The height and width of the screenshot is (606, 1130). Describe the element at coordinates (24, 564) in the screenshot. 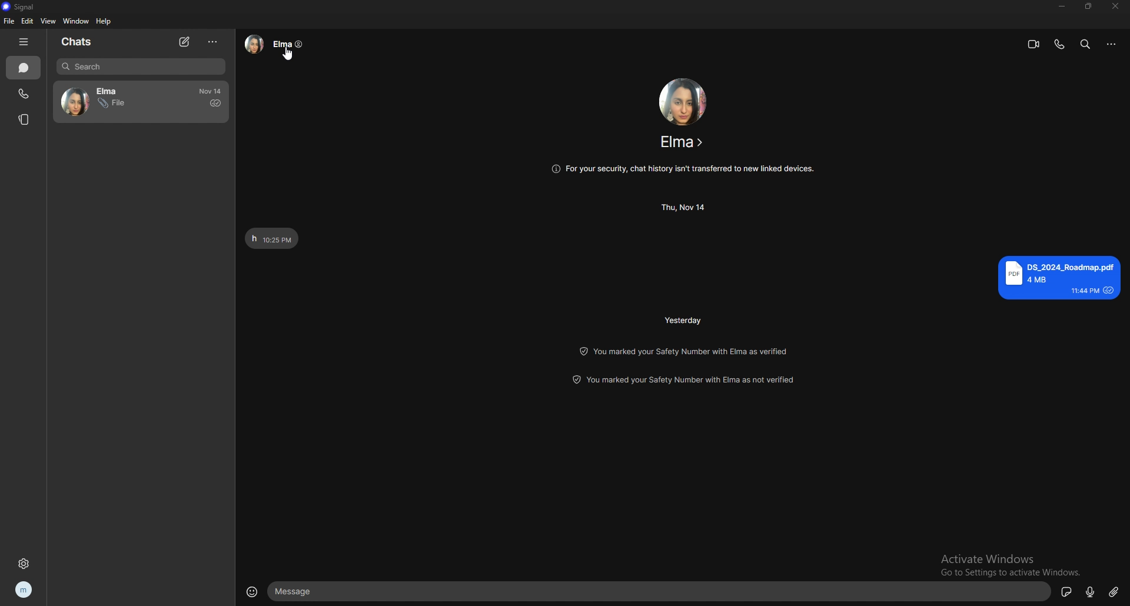

I see `settings` at that location.